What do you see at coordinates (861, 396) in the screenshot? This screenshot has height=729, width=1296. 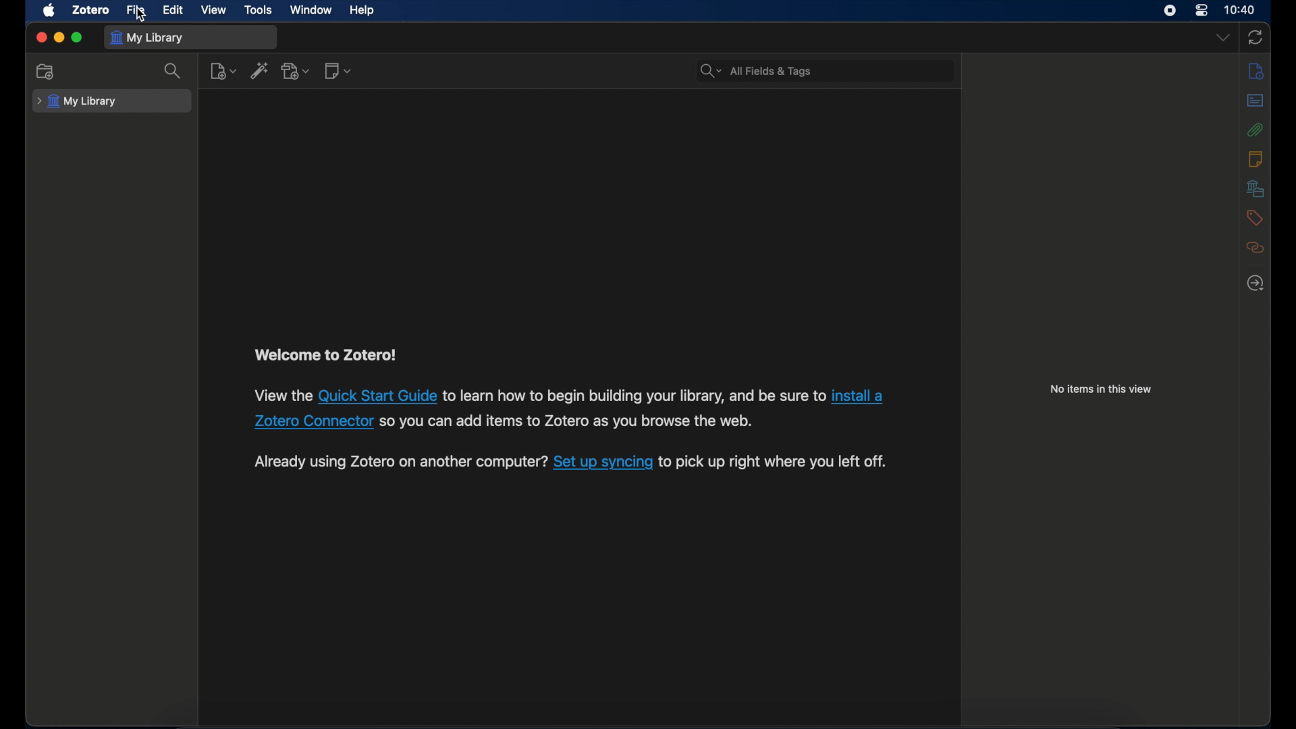 I see `install a` at bounding box center [861, 396].